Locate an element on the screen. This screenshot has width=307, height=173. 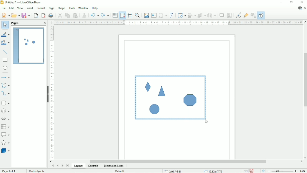
Select is located at coordinates (4, 25).